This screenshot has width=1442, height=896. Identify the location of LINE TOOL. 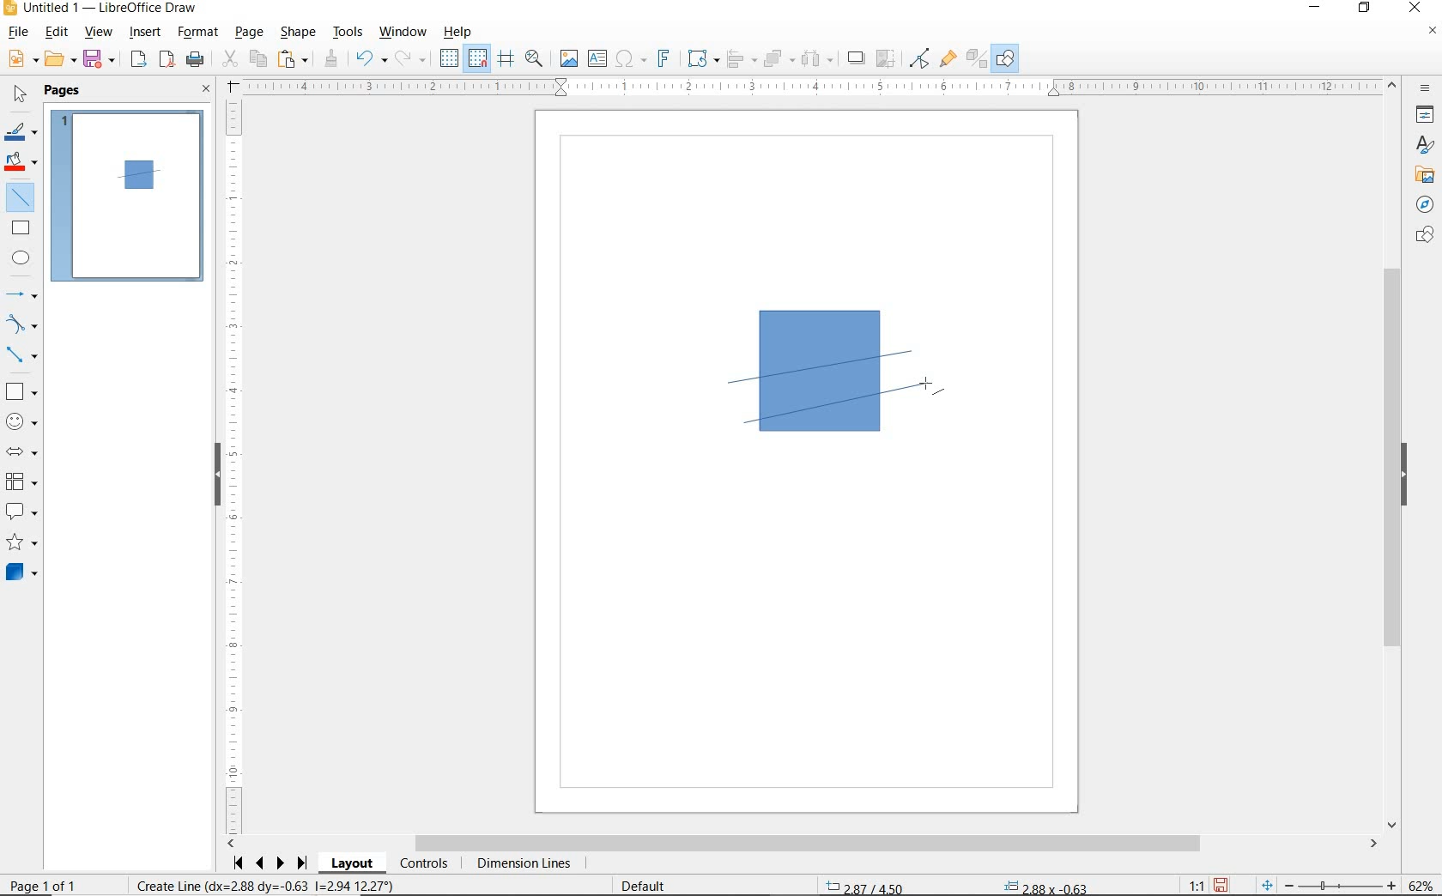
(753, 427).